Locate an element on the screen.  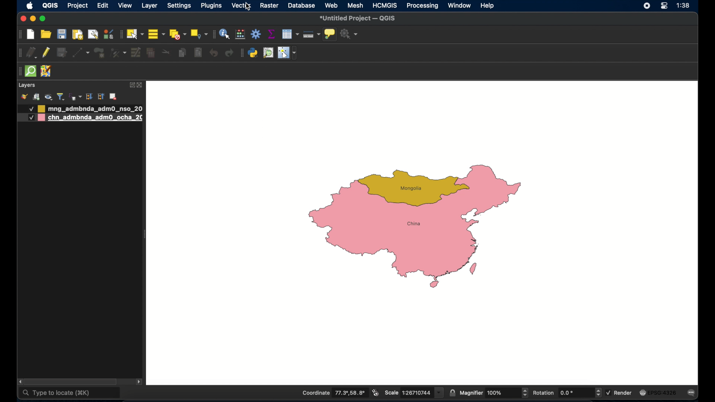
undo is located at coordinates (213, 53).